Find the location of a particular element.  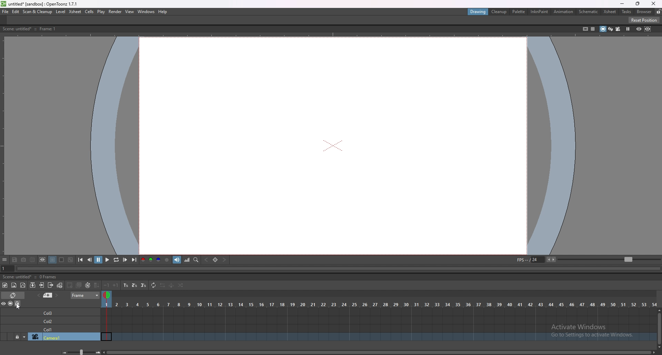

freeze is located at coordinates (629, 29).